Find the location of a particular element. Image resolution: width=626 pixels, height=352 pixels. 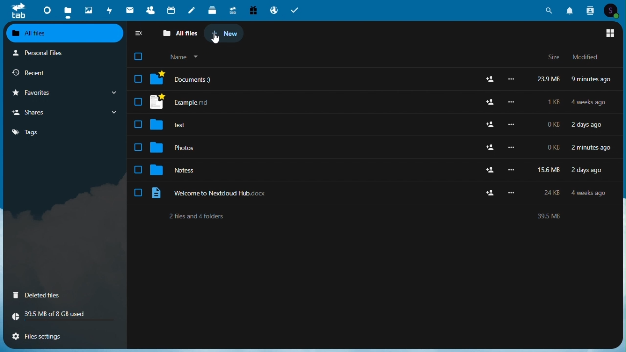

Modified is located at coordinates (582, 57).